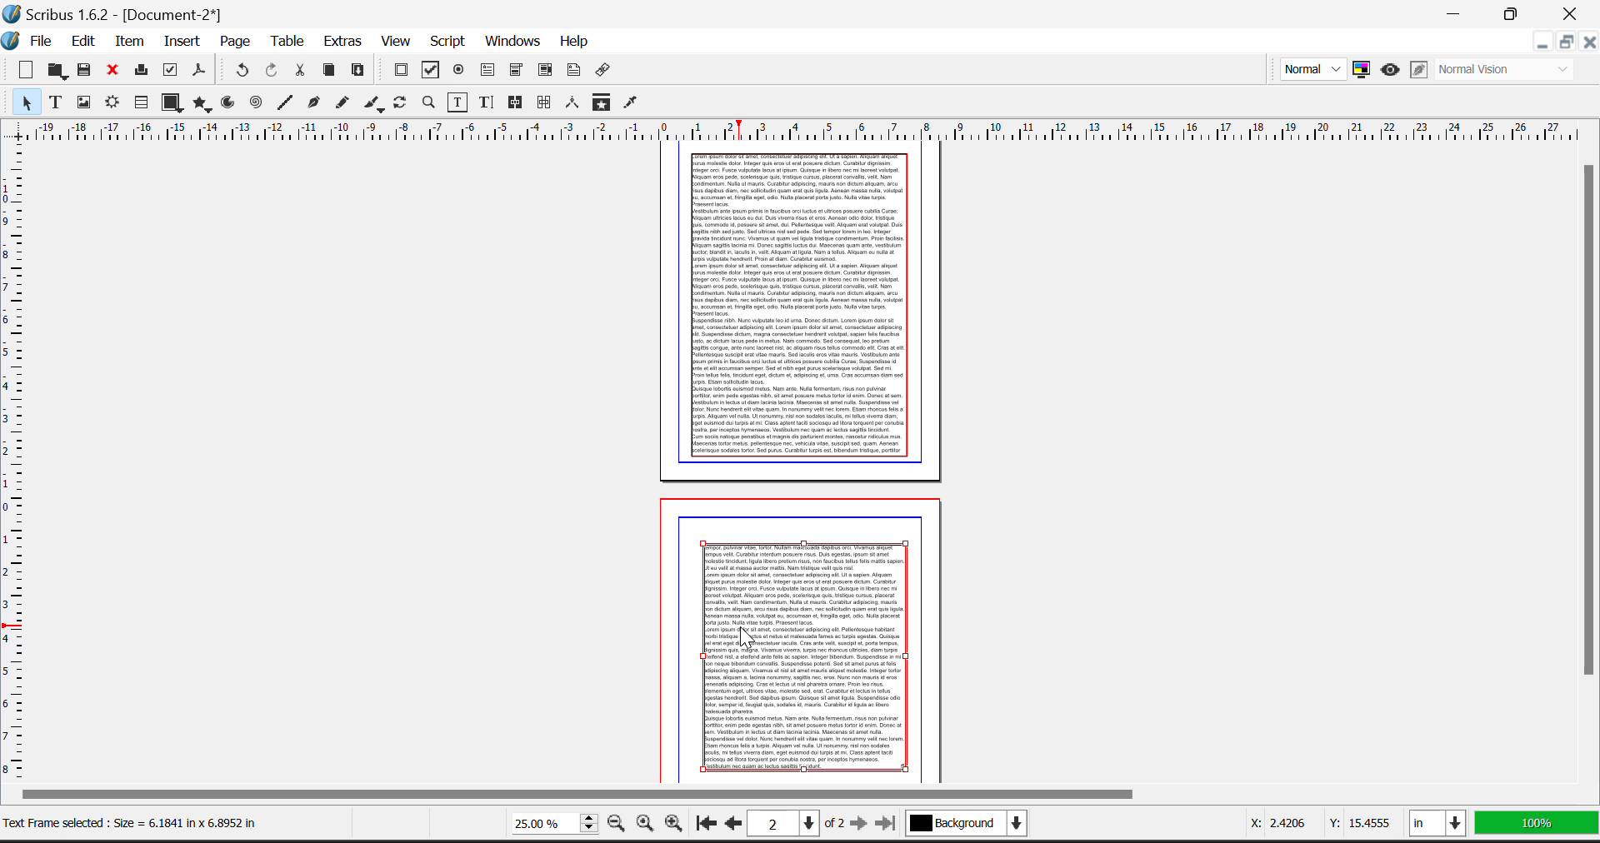 The width and height of the screenshot is (1600, 843). What do you see at coordinates (576, 72) in the screenshot?
I see `Text Annotation` at bounding box center [576, 72].